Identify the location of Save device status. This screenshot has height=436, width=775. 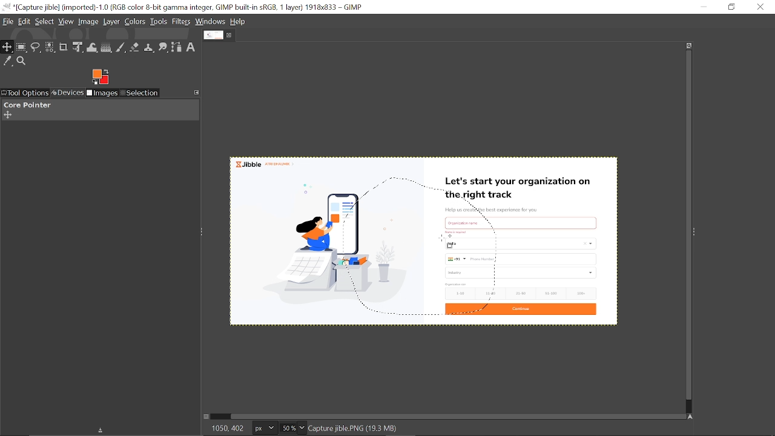
(103, 431).